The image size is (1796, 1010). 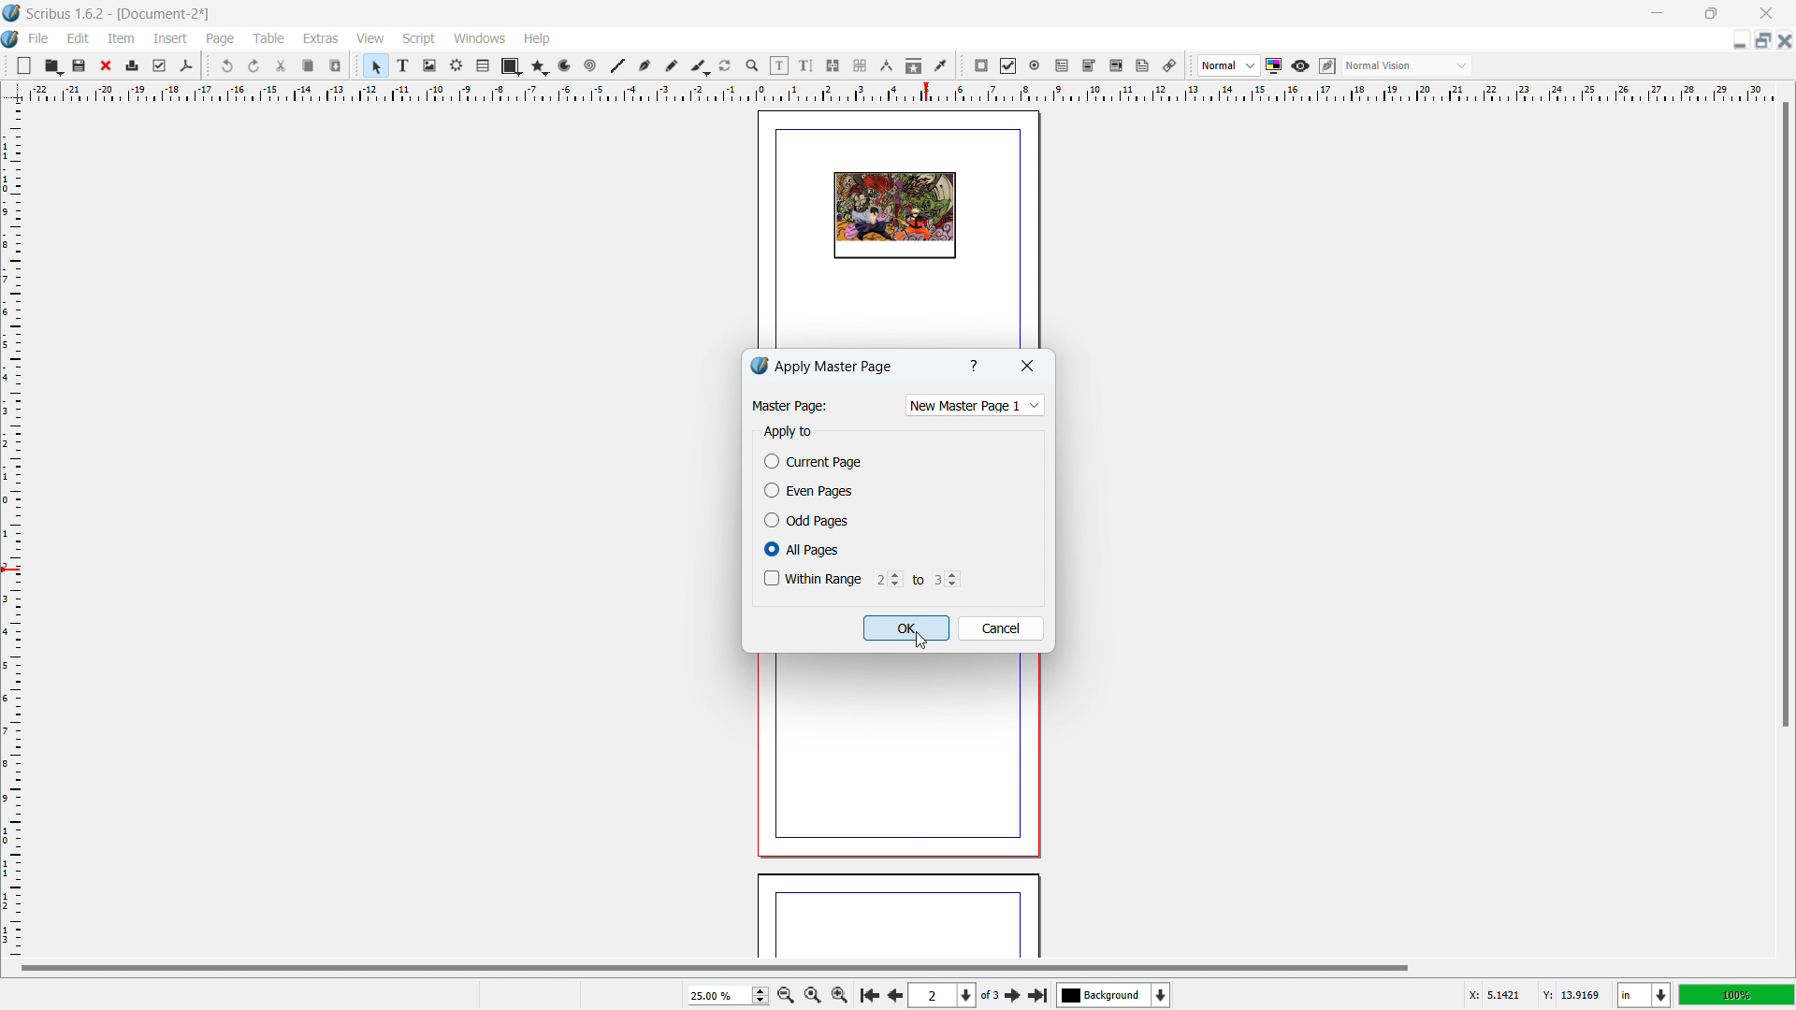 What do you see at coordinates (254, 66) in the screenshot?
I see `redo` at bounding box center [254, 66].